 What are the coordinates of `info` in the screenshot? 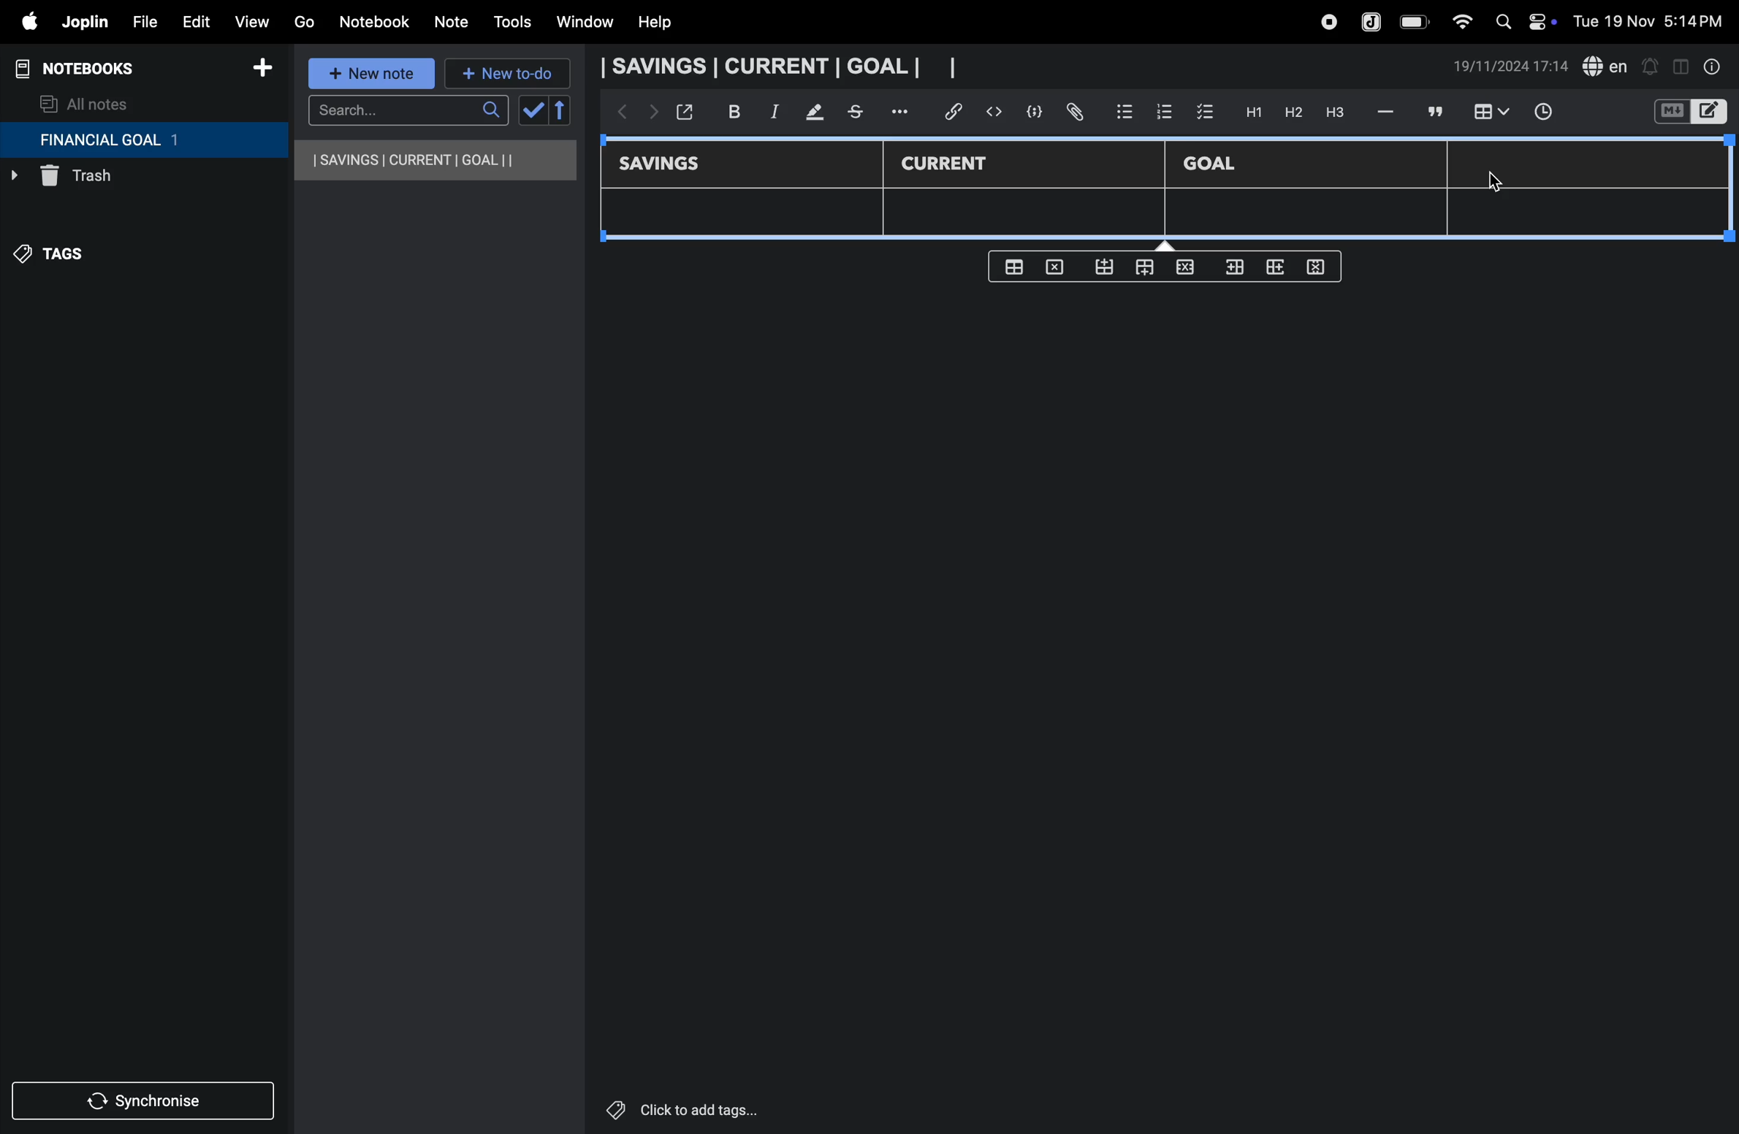 It's located at (1713, 66).